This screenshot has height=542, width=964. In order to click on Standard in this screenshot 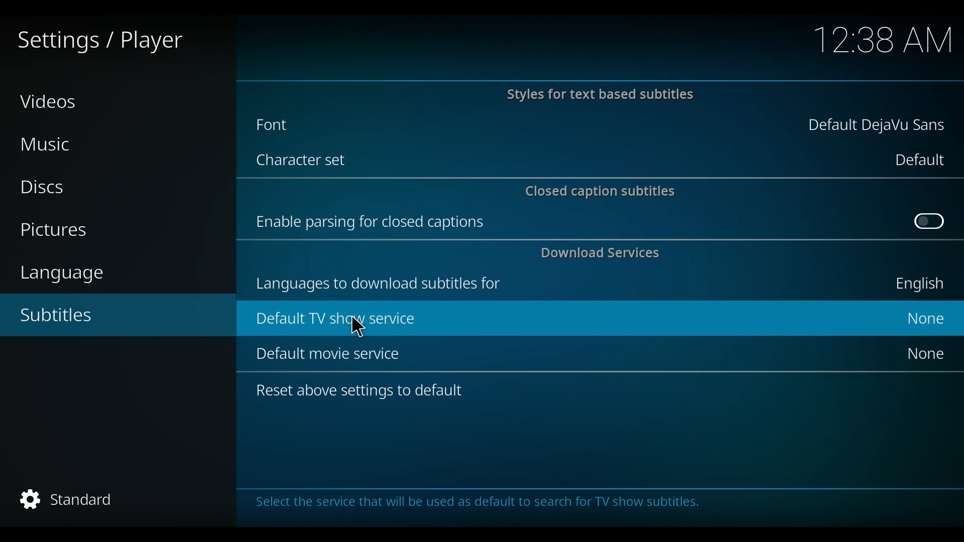, I will do `click(64, 501)`.